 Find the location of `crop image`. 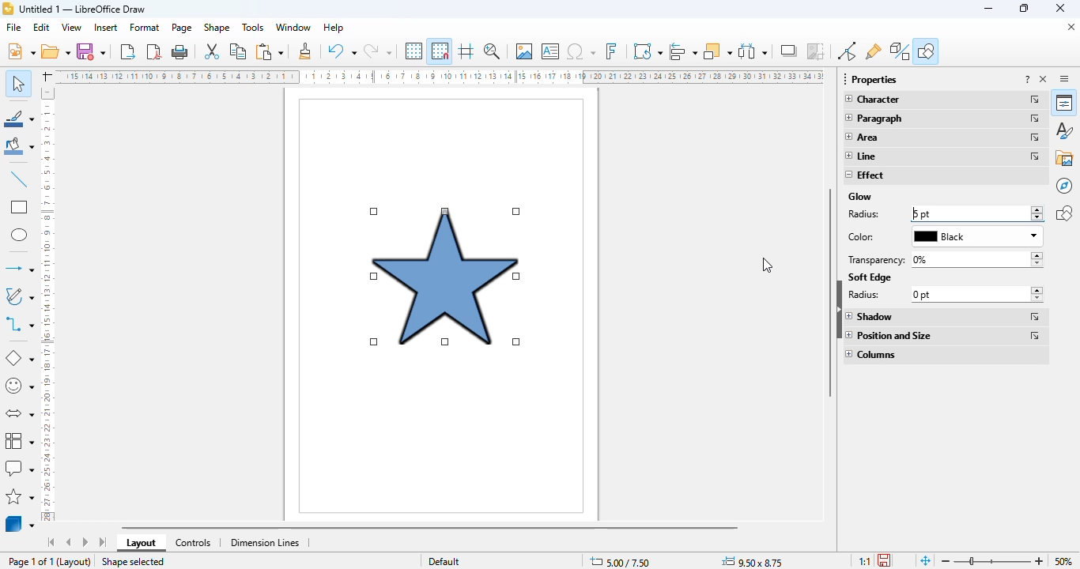

crop image is located at coordinates (816, 51).